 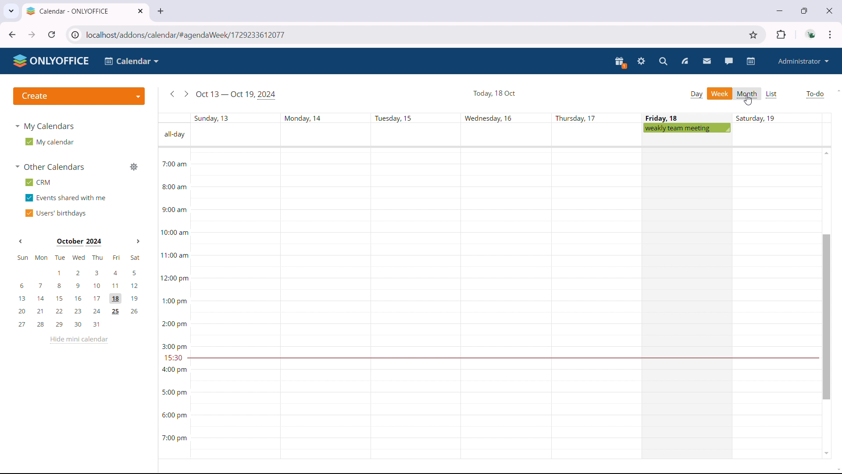 What do you see at coordinates (236, 95) in the screenshot?
I see `current week in view` at bounding box center [236, 95].